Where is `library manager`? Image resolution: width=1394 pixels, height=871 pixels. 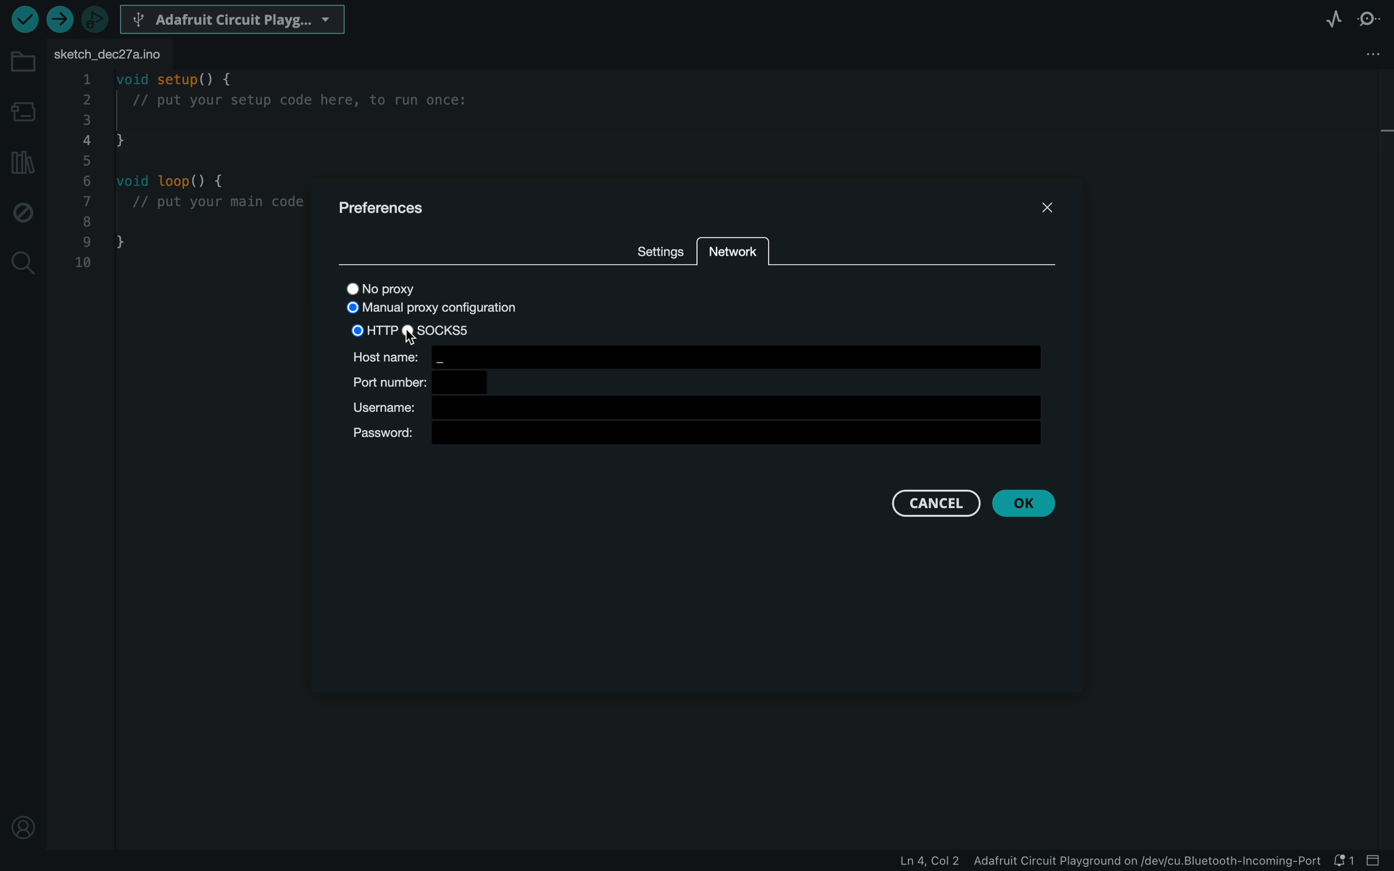 library manager is located at coordinates (23, 162).